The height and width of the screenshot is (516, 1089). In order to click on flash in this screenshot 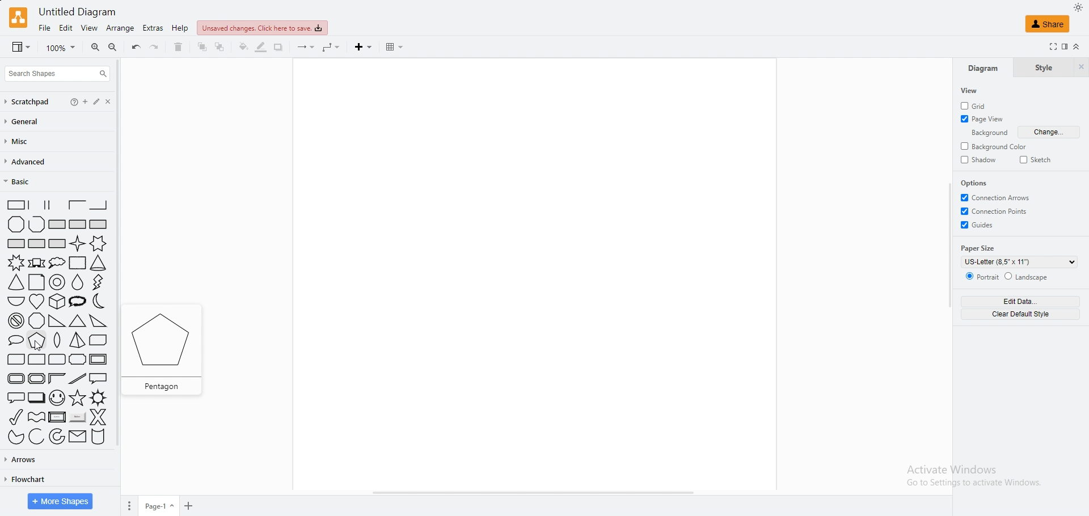, I will do `click(100, 282)`.